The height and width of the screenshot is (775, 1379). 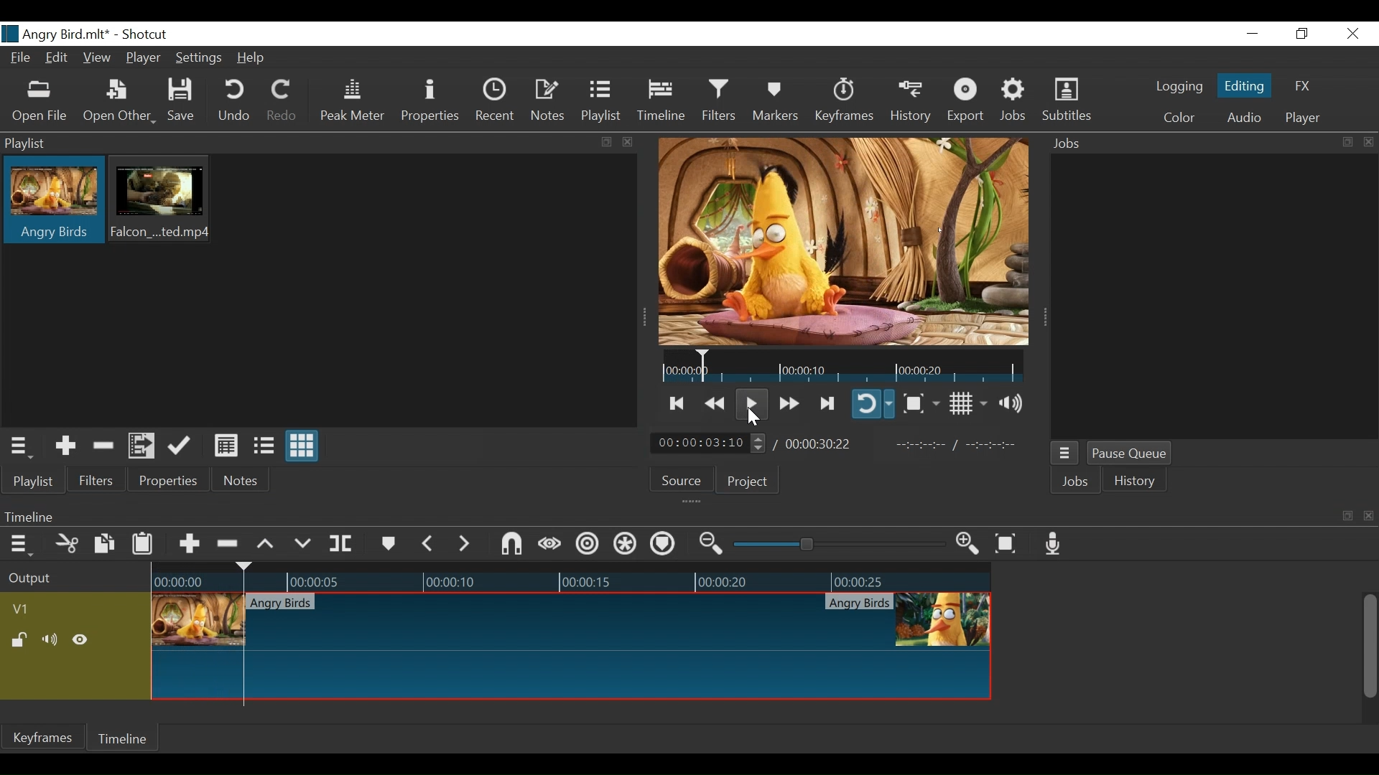 What do you see at coordinates (243, 482) in the screenshot?
I see `Notes` at bounding box center [243, 482].